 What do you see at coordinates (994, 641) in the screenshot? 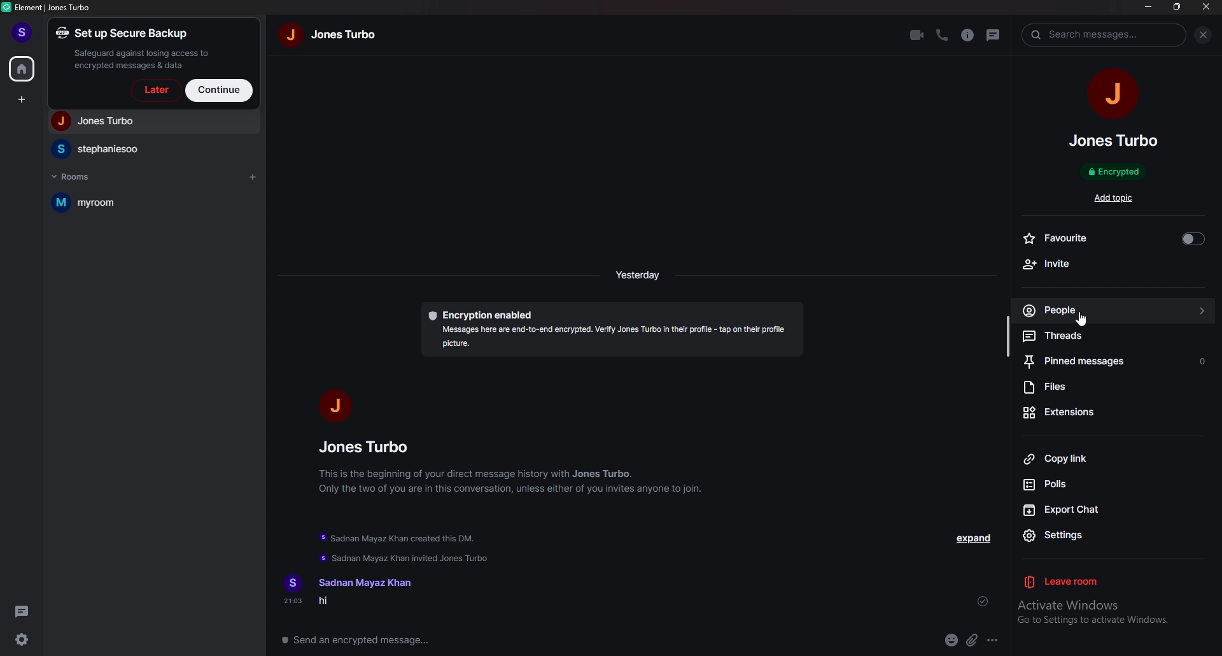
I see `options` at bounding box center [994, 641].